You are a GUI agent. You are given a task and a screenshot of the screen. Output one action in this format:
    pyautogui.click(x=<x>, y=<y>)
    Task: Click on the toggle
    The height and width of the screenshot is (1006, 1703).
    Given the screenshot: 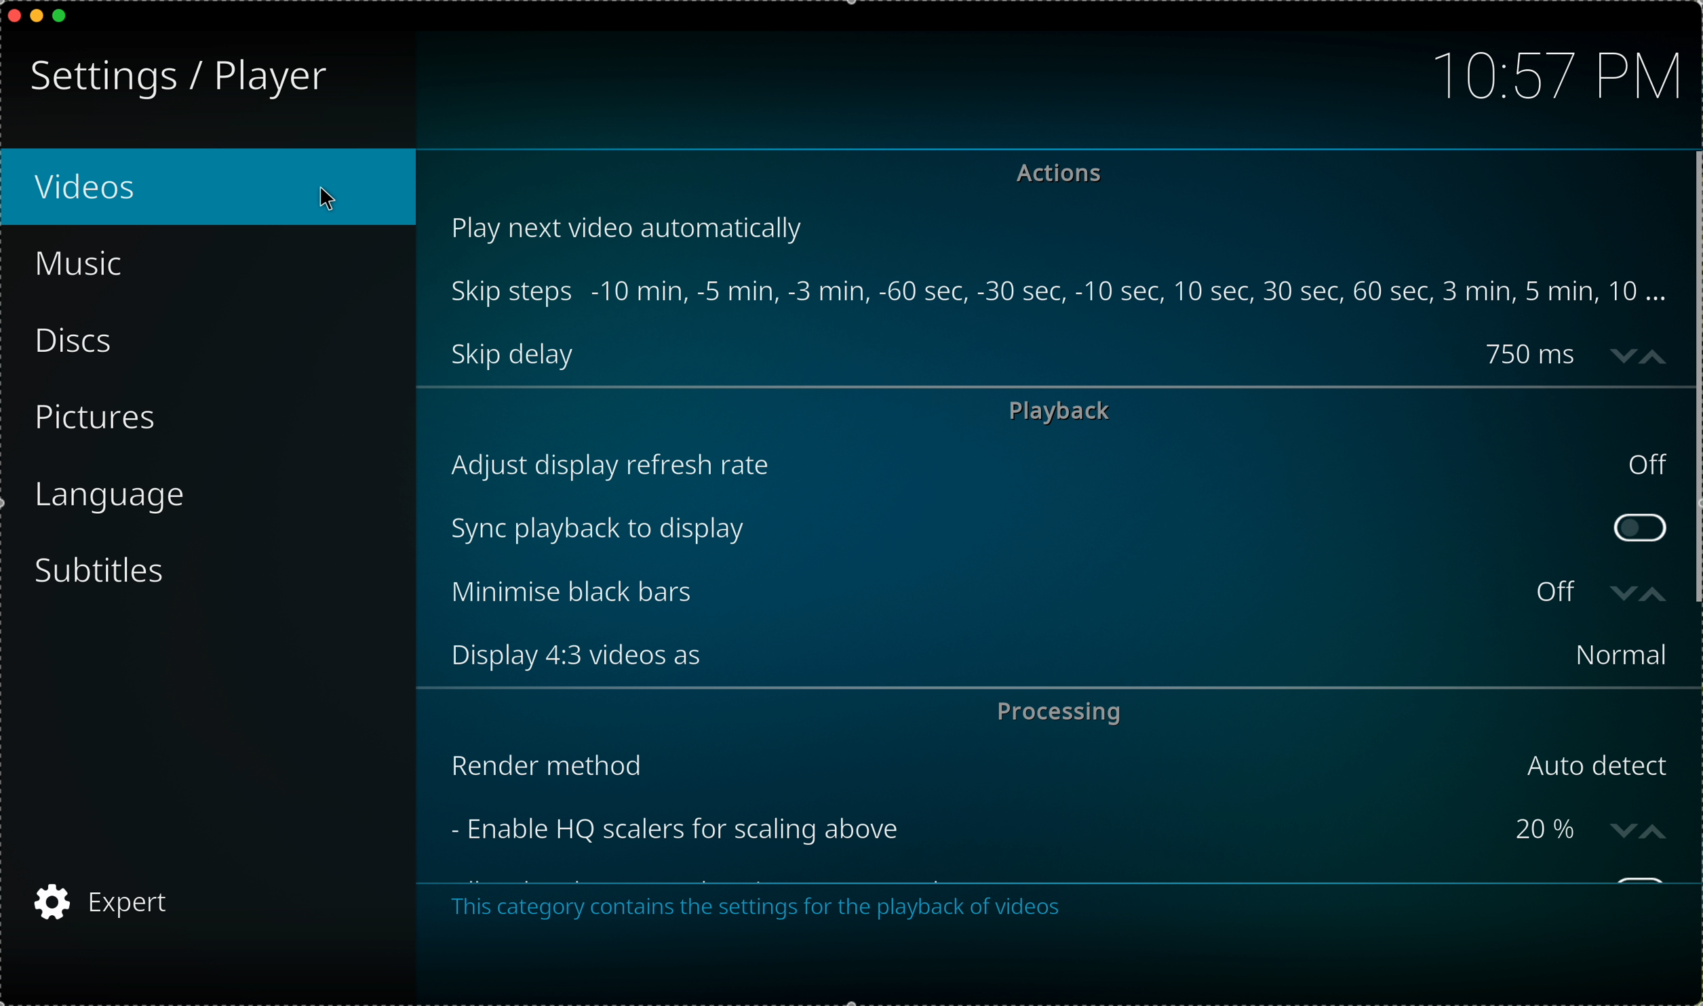 What is the action you would take?
    pyautogui.click(x=1639, y=527)
    